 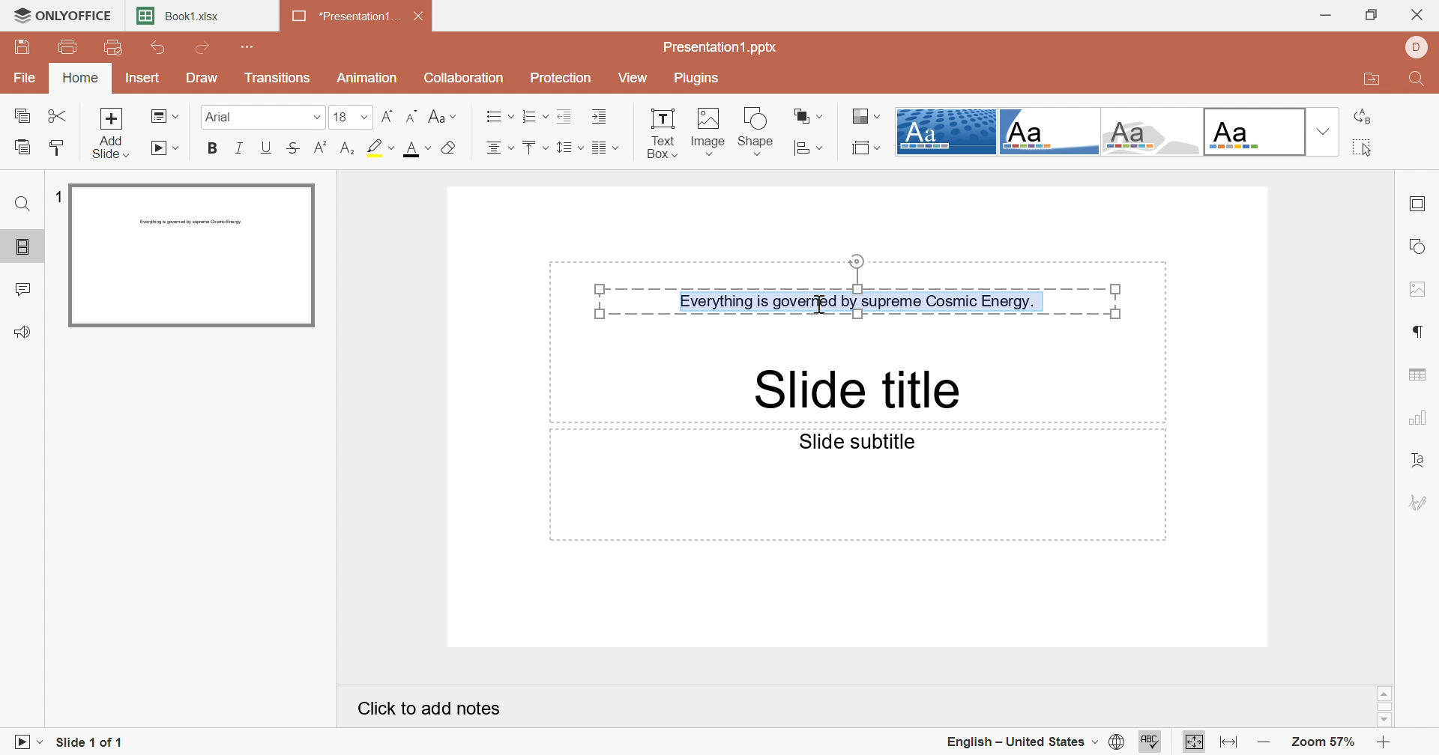 I want to click on Official, so click(x=1255, y=133).